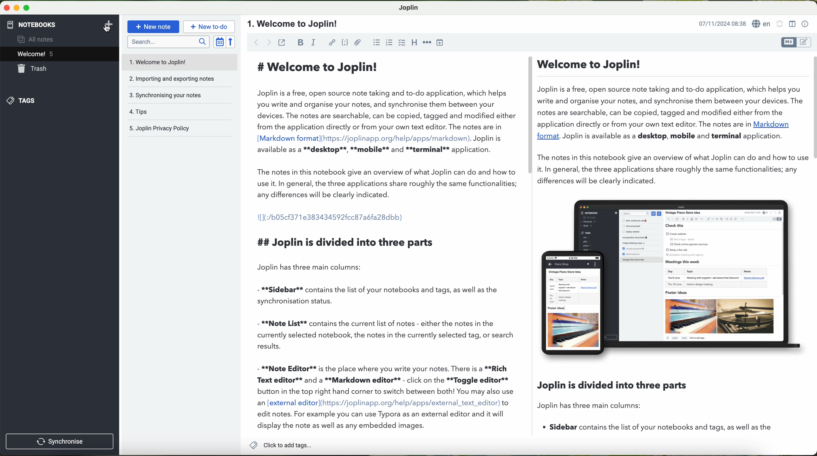 The width and height of the screenshot is (817, 456). I want to click on bulleted list, so click(377, 42).